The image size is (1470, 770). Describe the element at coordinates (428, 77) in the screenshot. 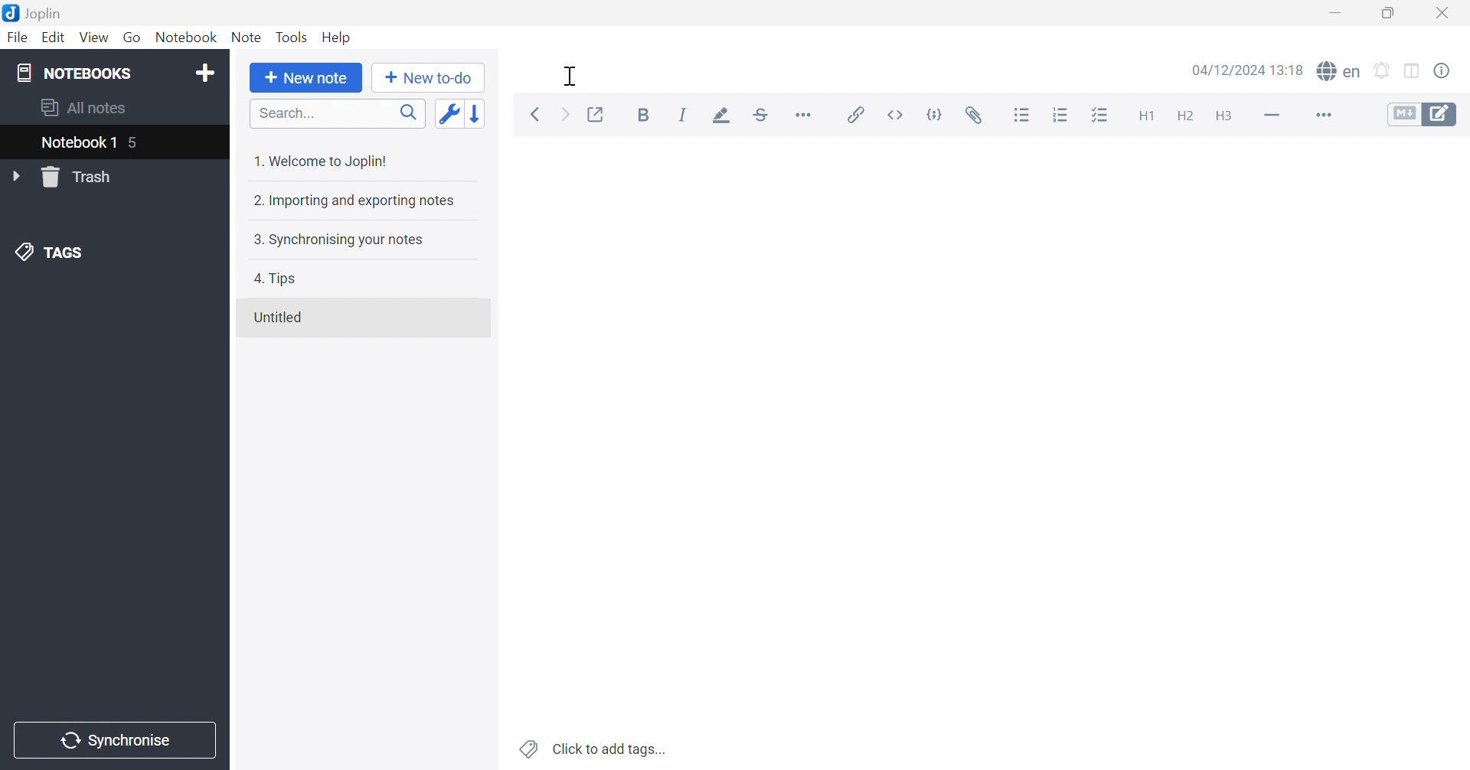

I see `New to-do` at that location.